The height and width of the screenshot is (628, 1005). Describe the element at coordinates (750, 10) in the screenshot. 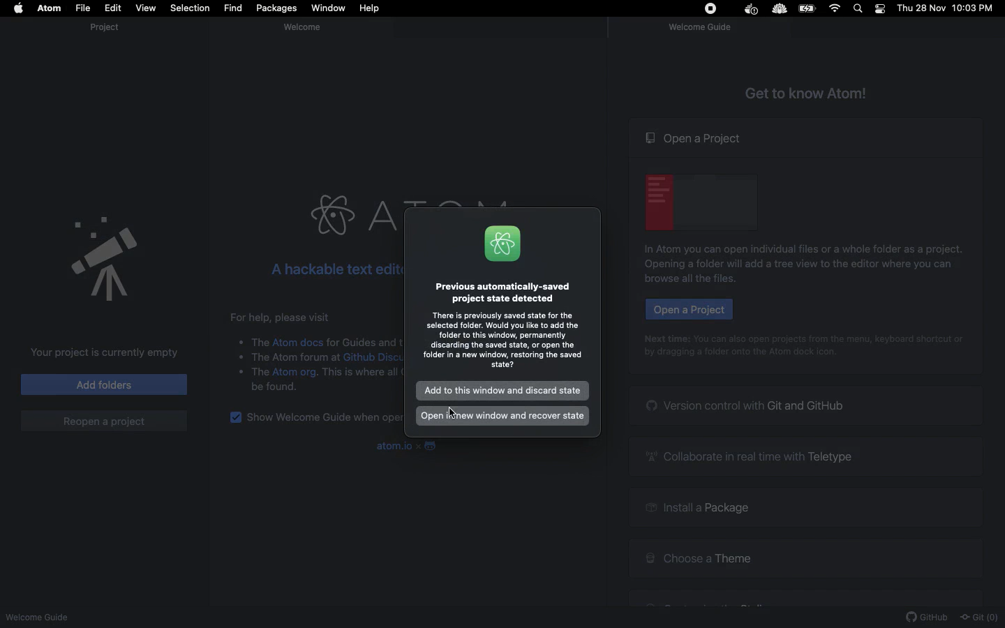

I see `Docker` at that location.